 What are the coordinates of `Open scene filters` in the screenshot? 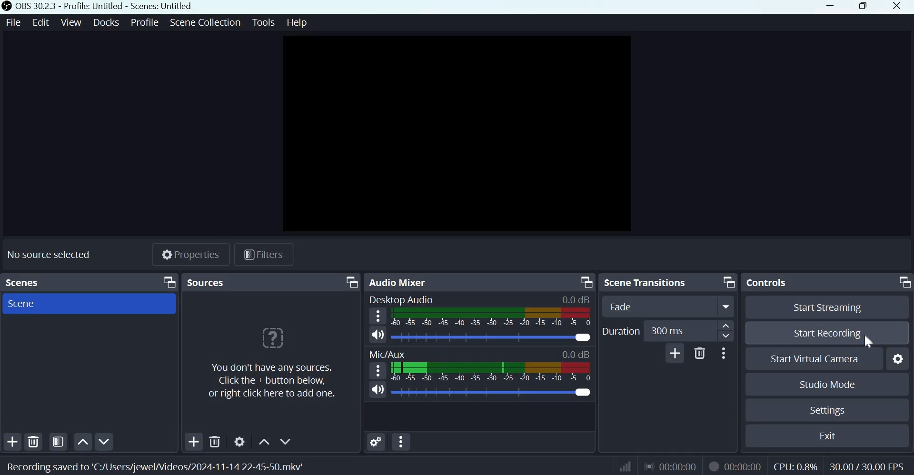 It's located at (59, 441).